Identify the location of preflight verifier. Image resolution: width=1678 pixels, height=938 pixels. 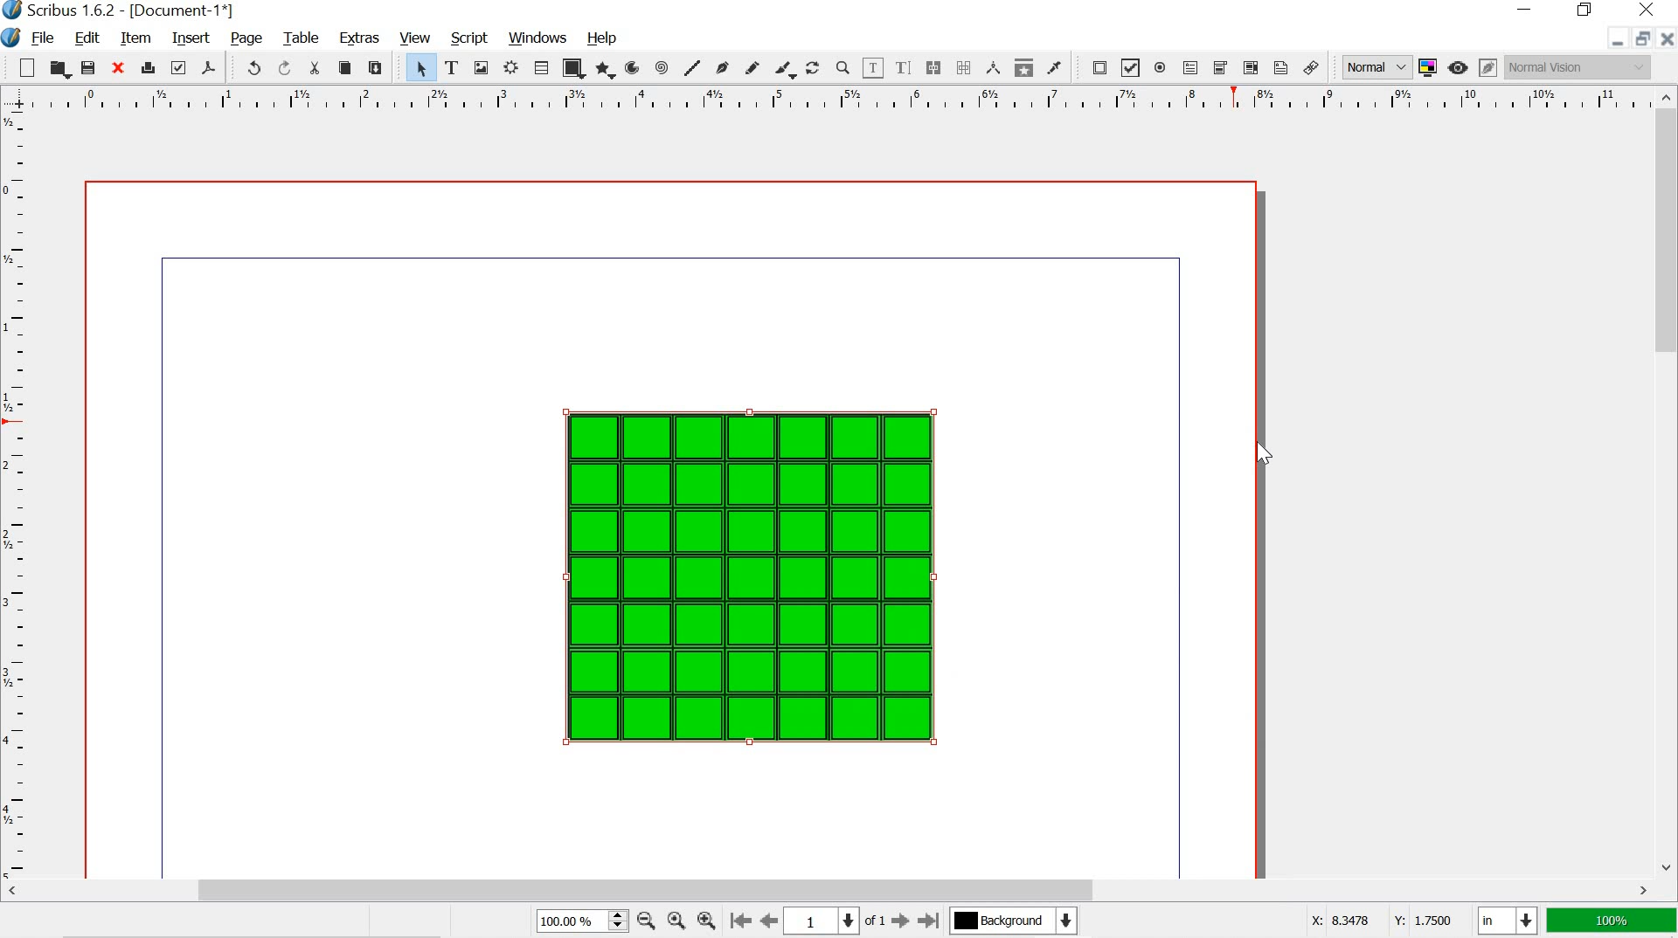
(177, 67).